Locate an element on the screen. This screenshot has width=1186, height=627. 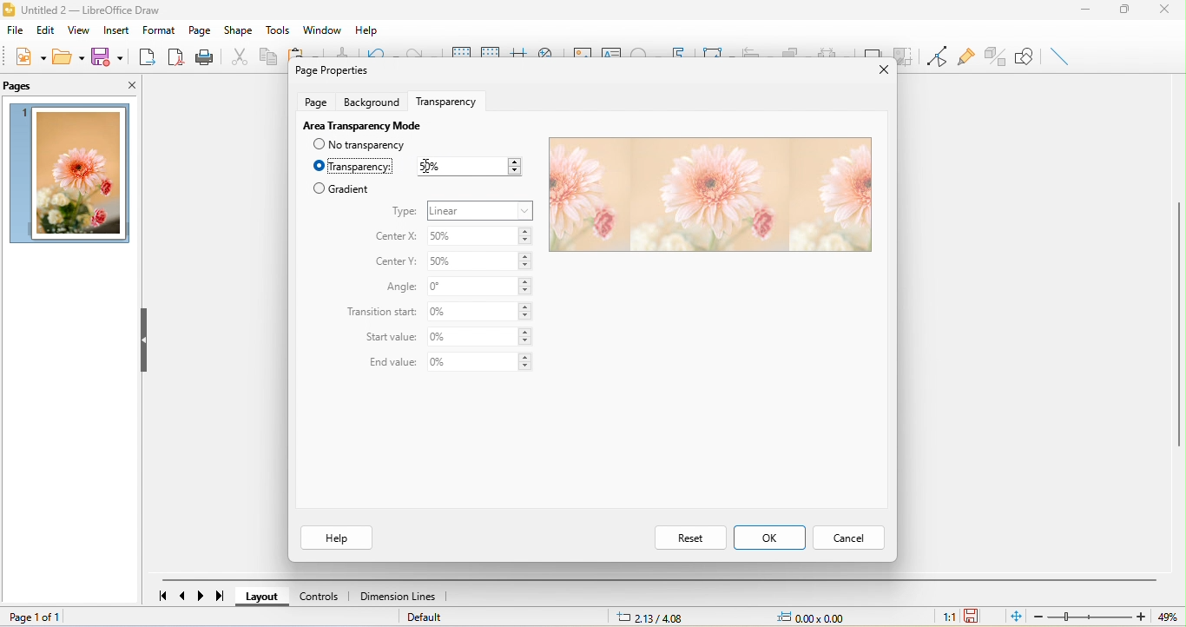
horizontal scroll bar is located at coordinates (659, 580).